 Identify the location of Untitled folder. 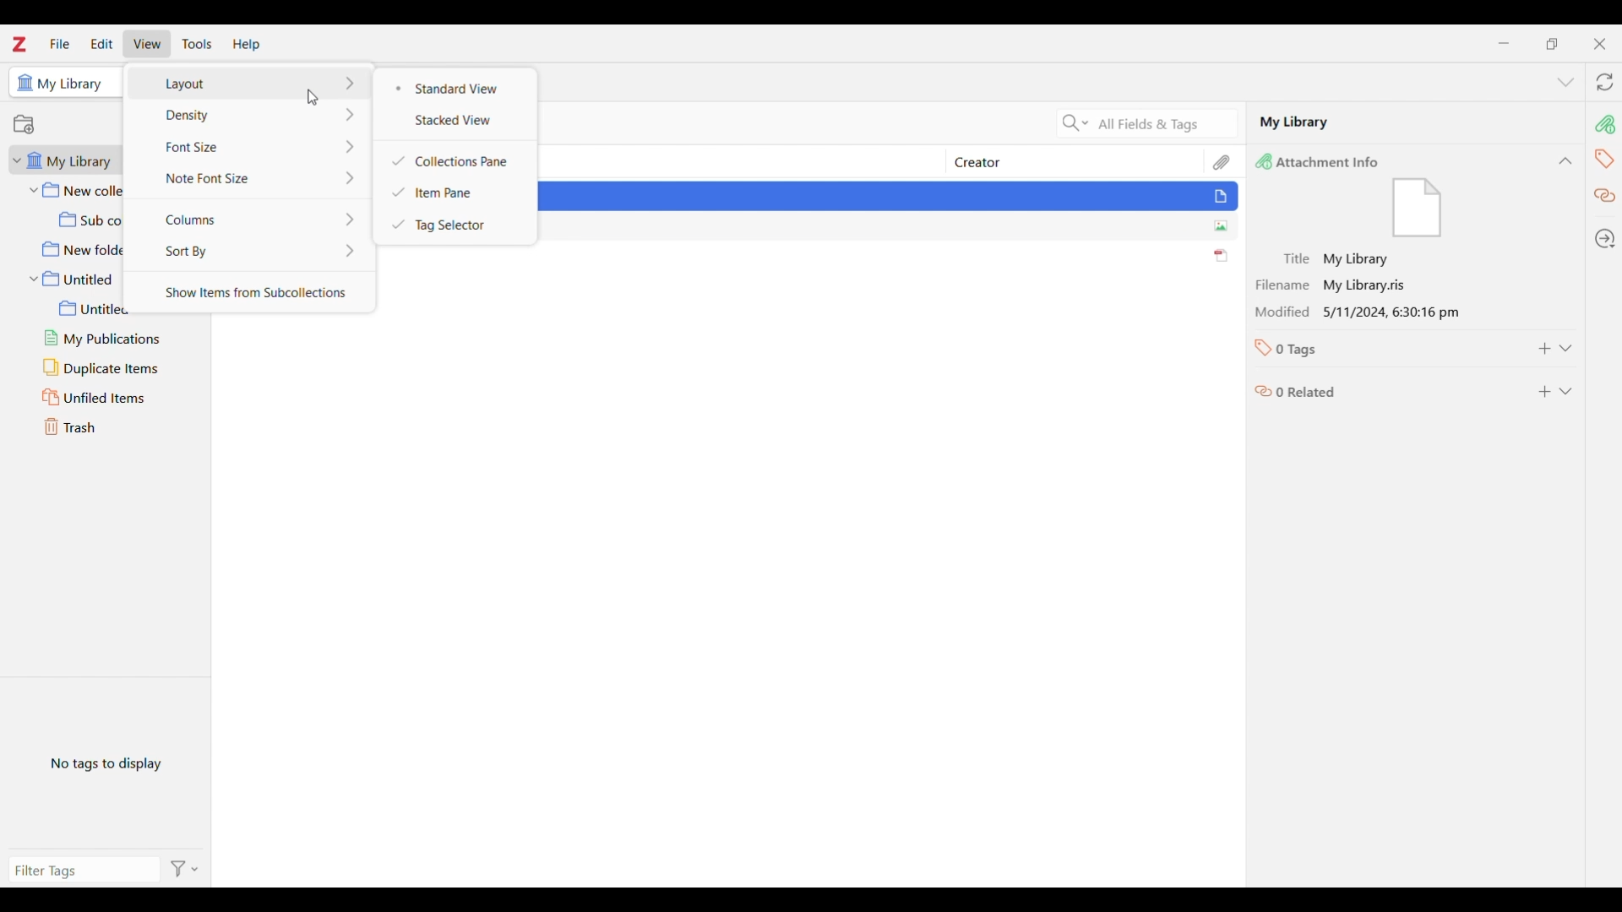
(73, 280).